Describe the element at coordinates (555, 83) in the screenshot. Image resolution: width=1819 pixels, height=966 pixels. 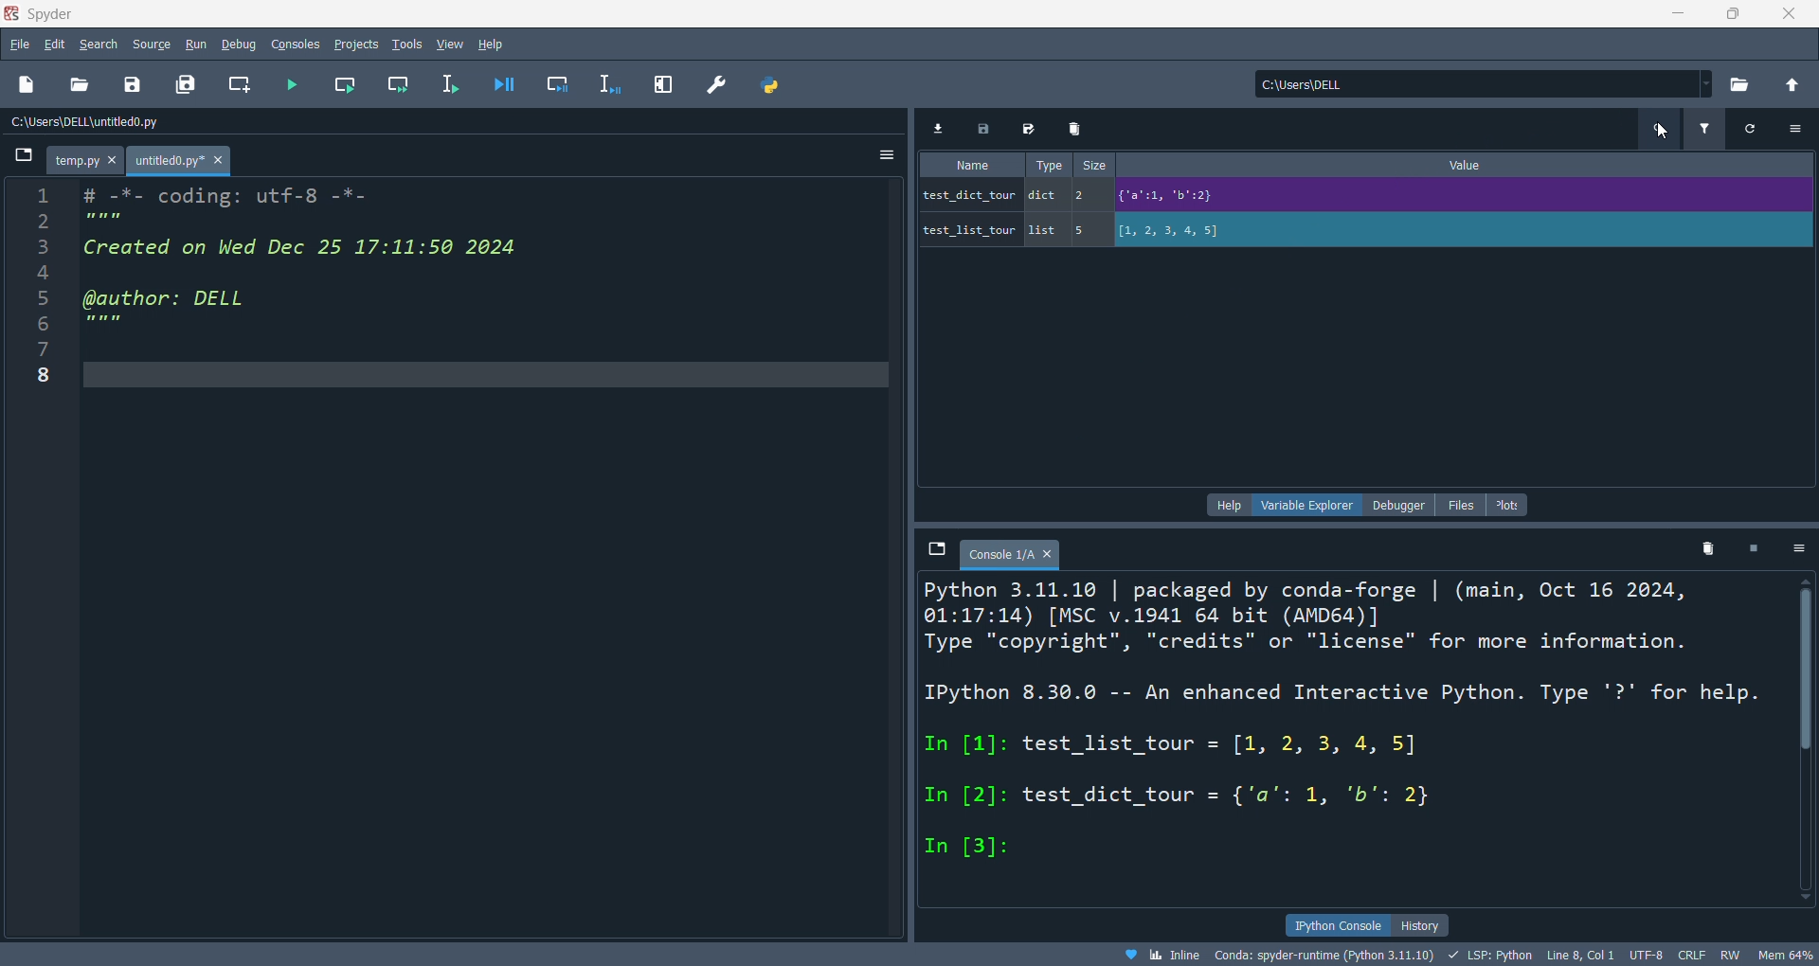
I see `debug cell` at that location.